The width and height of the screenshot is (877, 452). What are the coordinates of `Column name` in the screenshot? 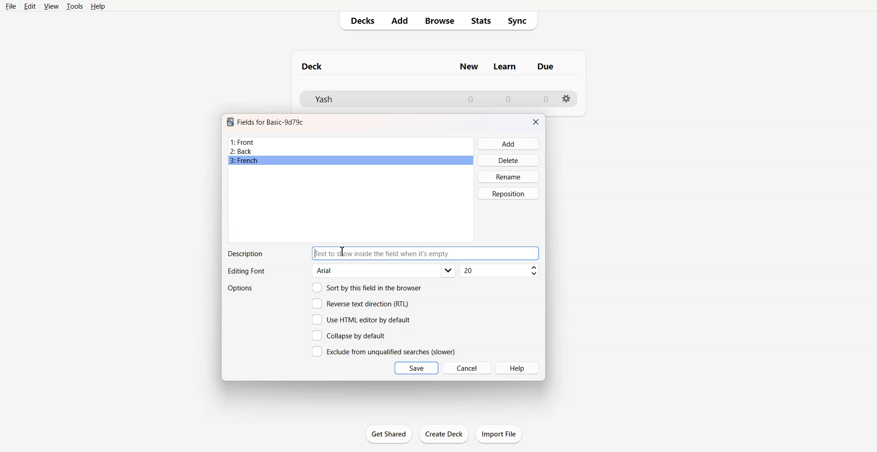 It's located at (545, 66).